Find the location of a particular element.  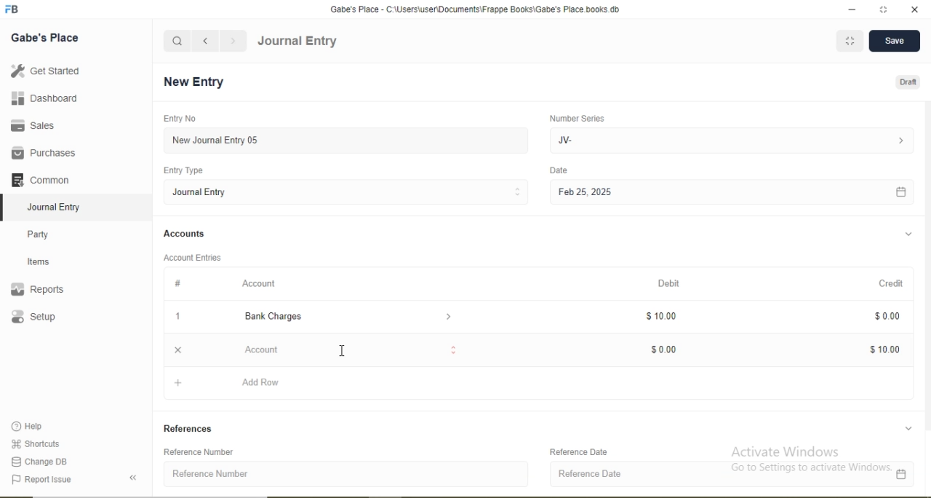

$10.00 is located at coordinates (662, 316).